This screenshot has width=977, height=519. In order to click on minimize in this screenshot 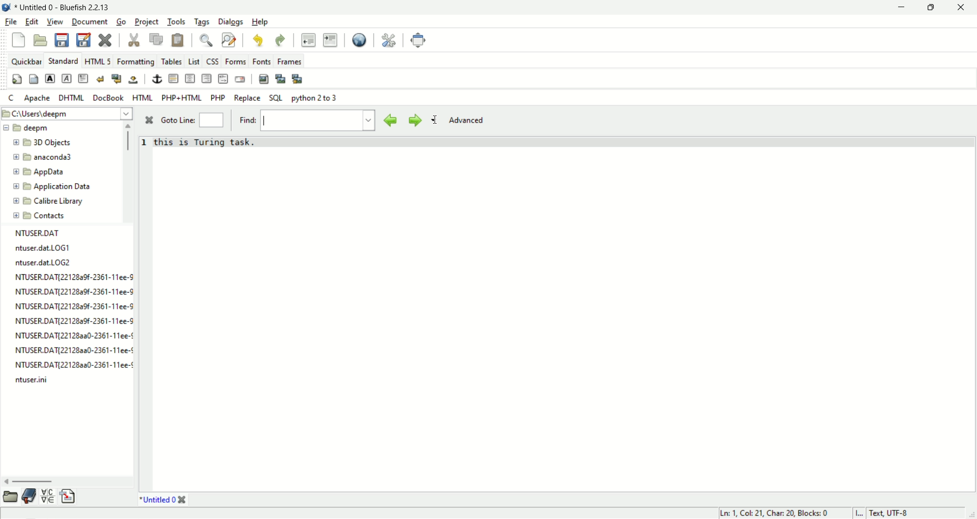, I will do `click(899, 9)`.